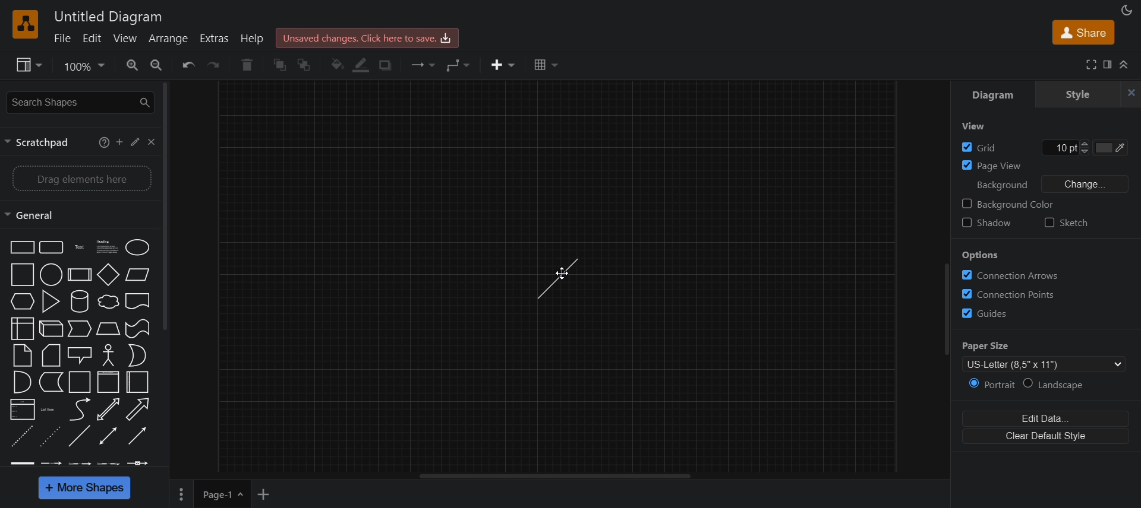 This screenshot has height=508, width=1141. Describe the element at coordinates (250, 63) in the screenshot. I see `delete` at that location.